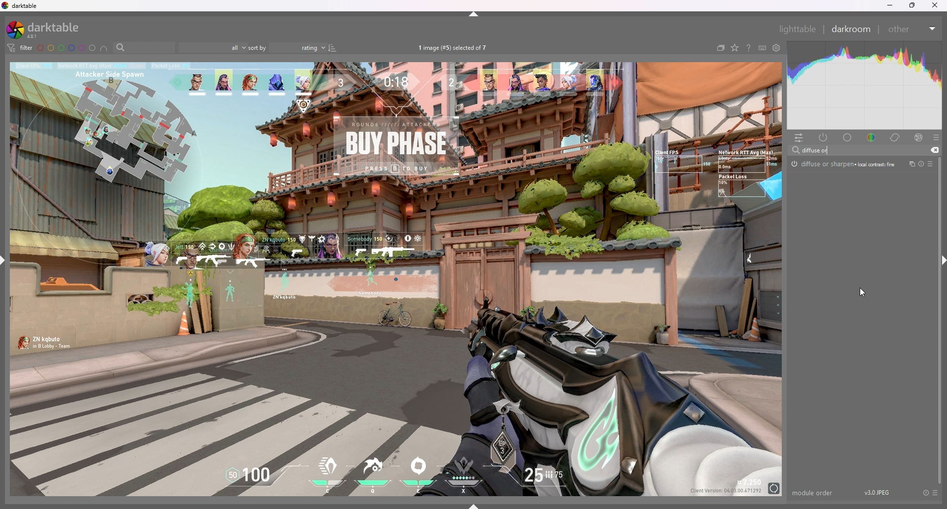 This screenshot has height=509, width=947. Describe the element at coordinates (873, 137) in the screenshot. I see `color` at that location.